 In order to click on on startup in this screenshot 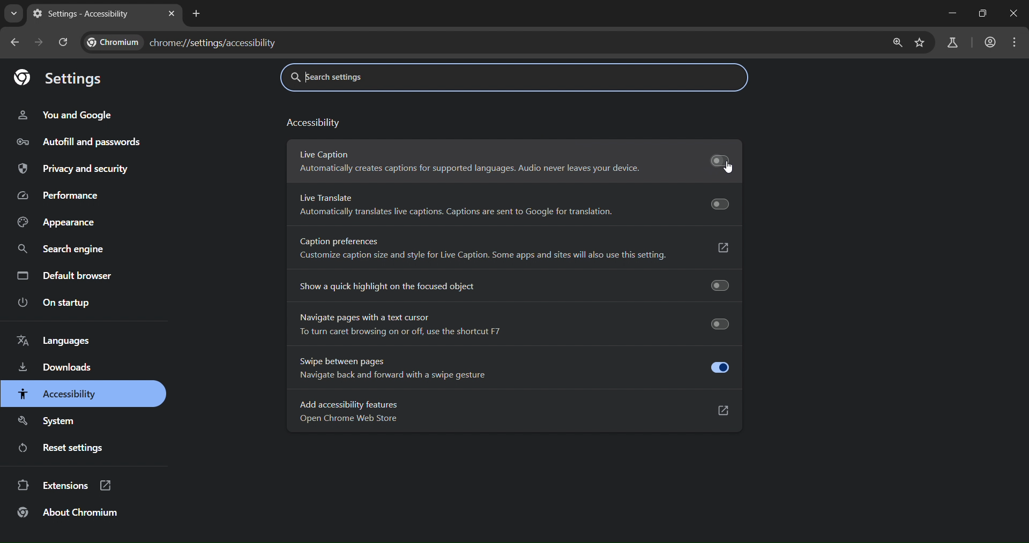, I will do `click(53, 303)`.